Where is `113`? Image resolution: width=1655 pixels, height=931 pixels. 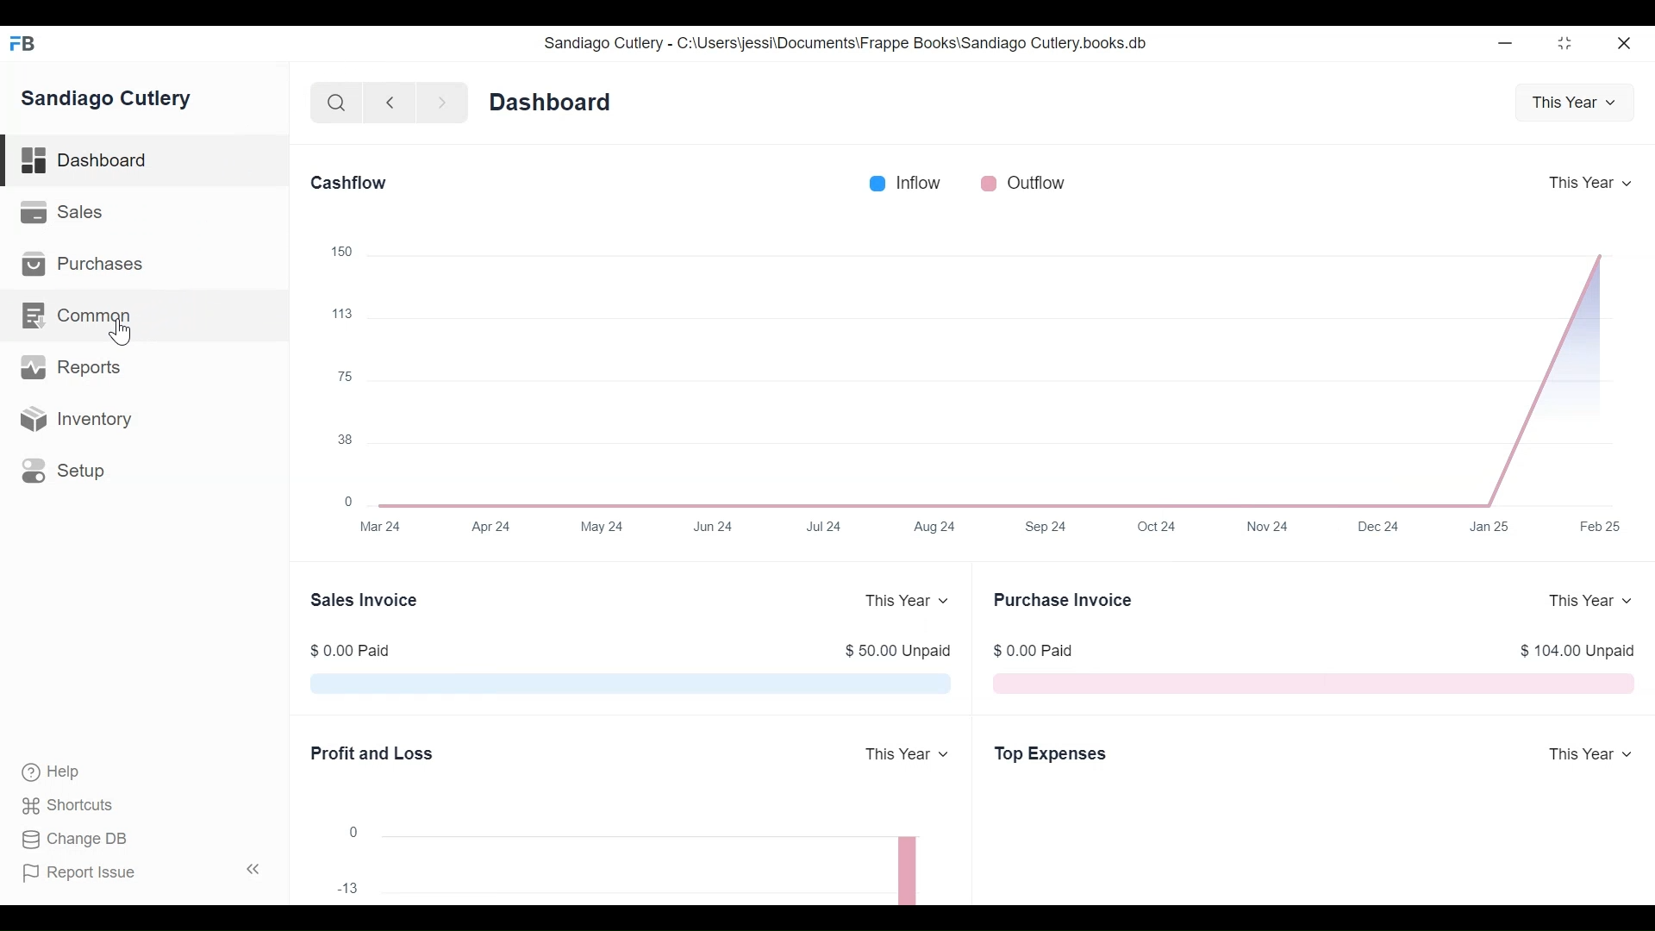 113 is located at coordinates (342, 315).